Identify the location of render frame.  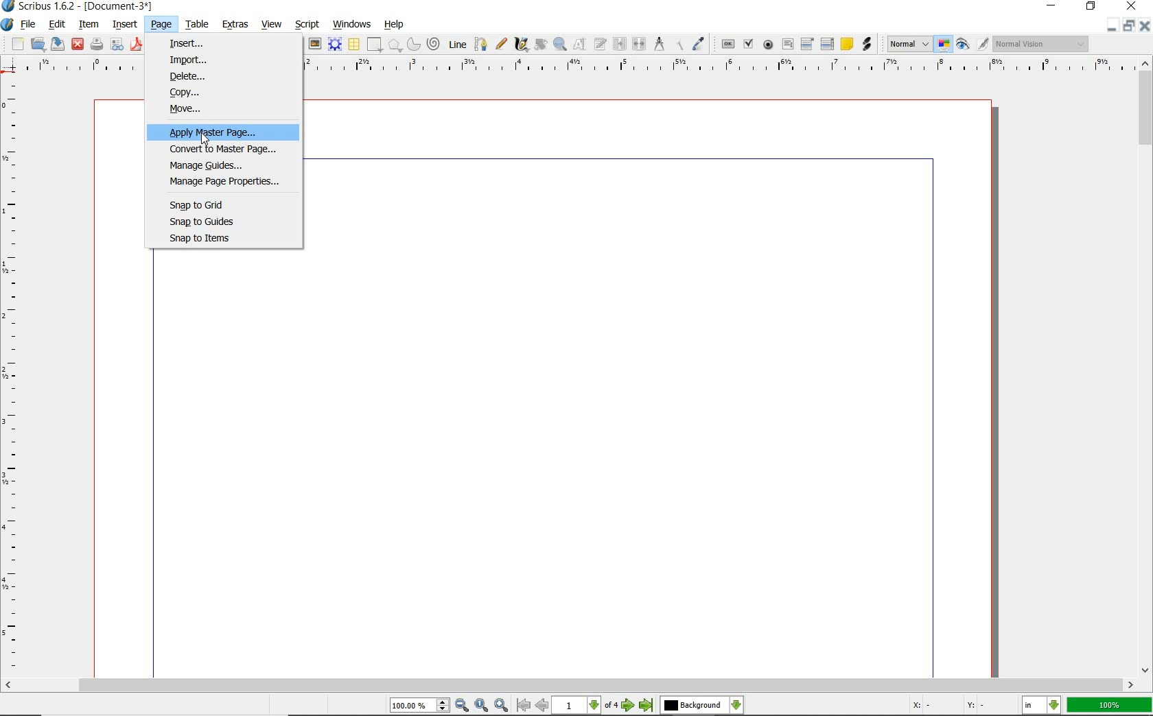
(334, 45).